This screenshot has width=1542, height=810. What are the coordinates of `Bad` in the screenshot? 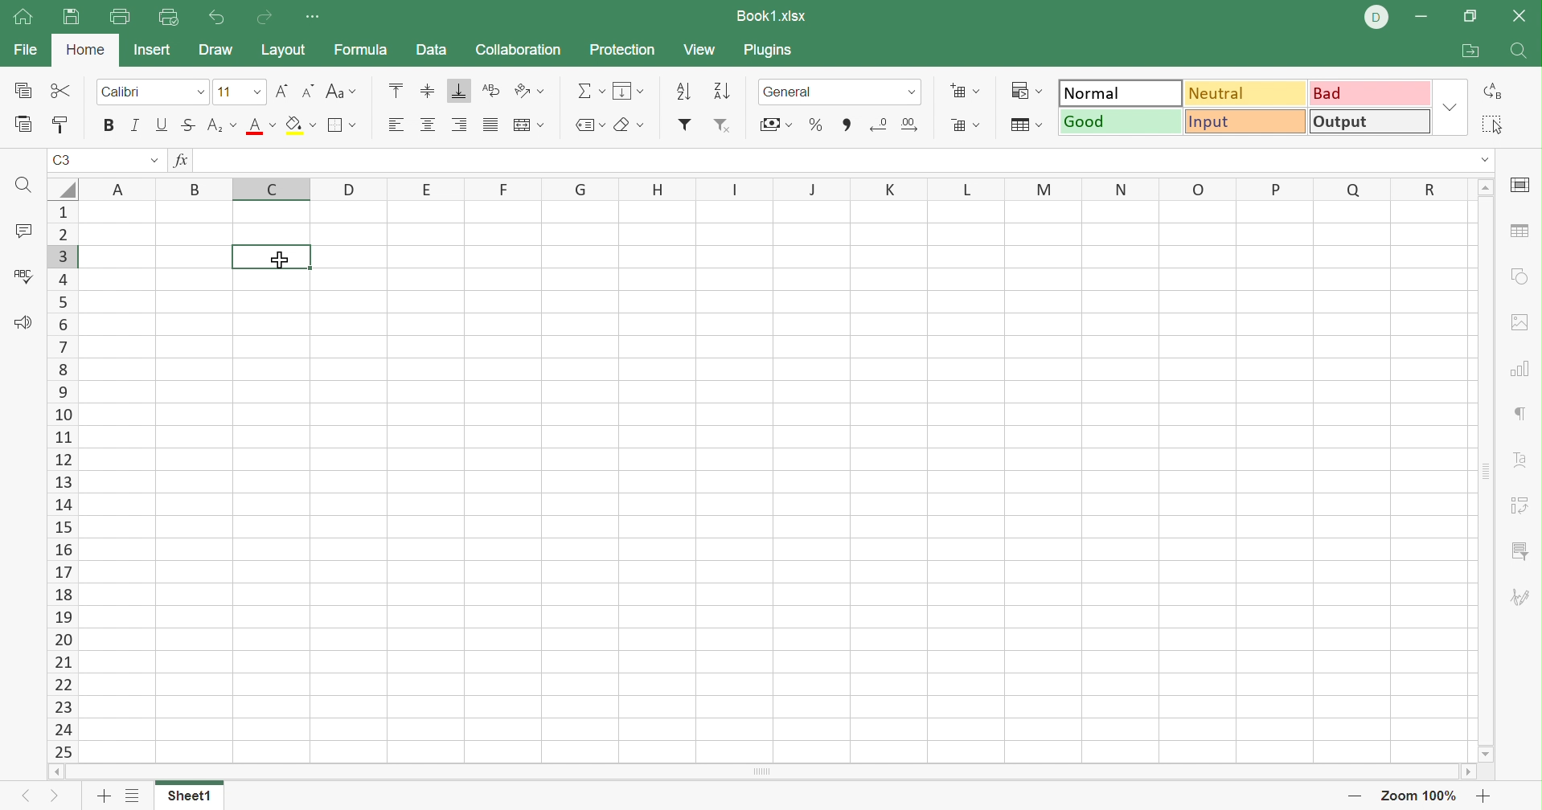 It's located at (1371, 95).